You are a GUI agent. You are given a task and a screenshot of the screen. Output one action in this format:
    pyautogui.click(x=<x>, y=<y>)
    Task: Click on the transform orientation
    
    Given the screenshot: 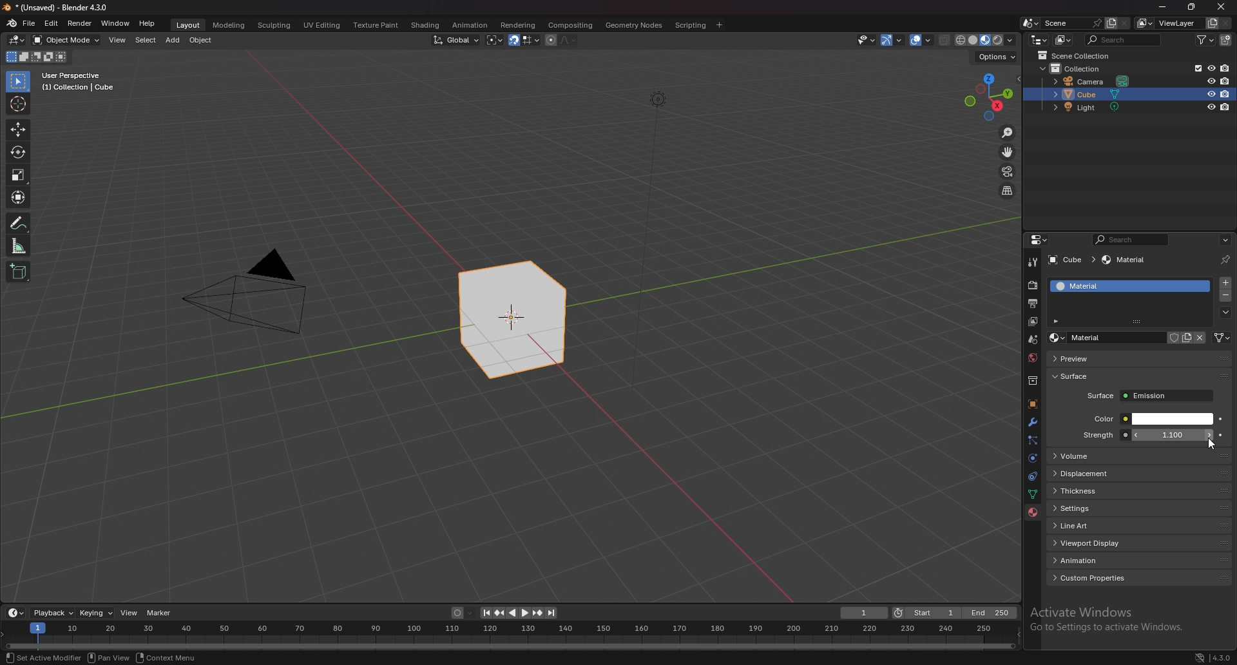 What is the action you would take?
    pyautogui.click(x=456, y=39)
    